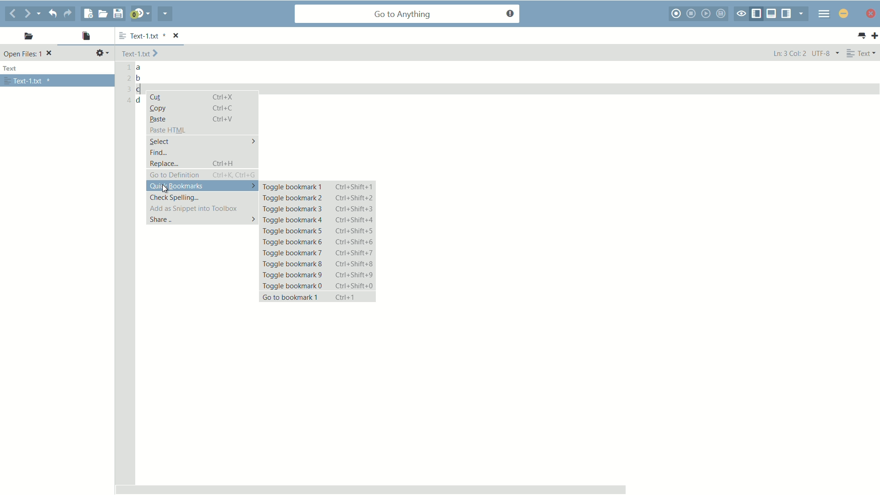 The width and height of the screenshot is (880, 495). Describe the element at coordinates (120, 13) in the screenshot. I see `save file` at that location.